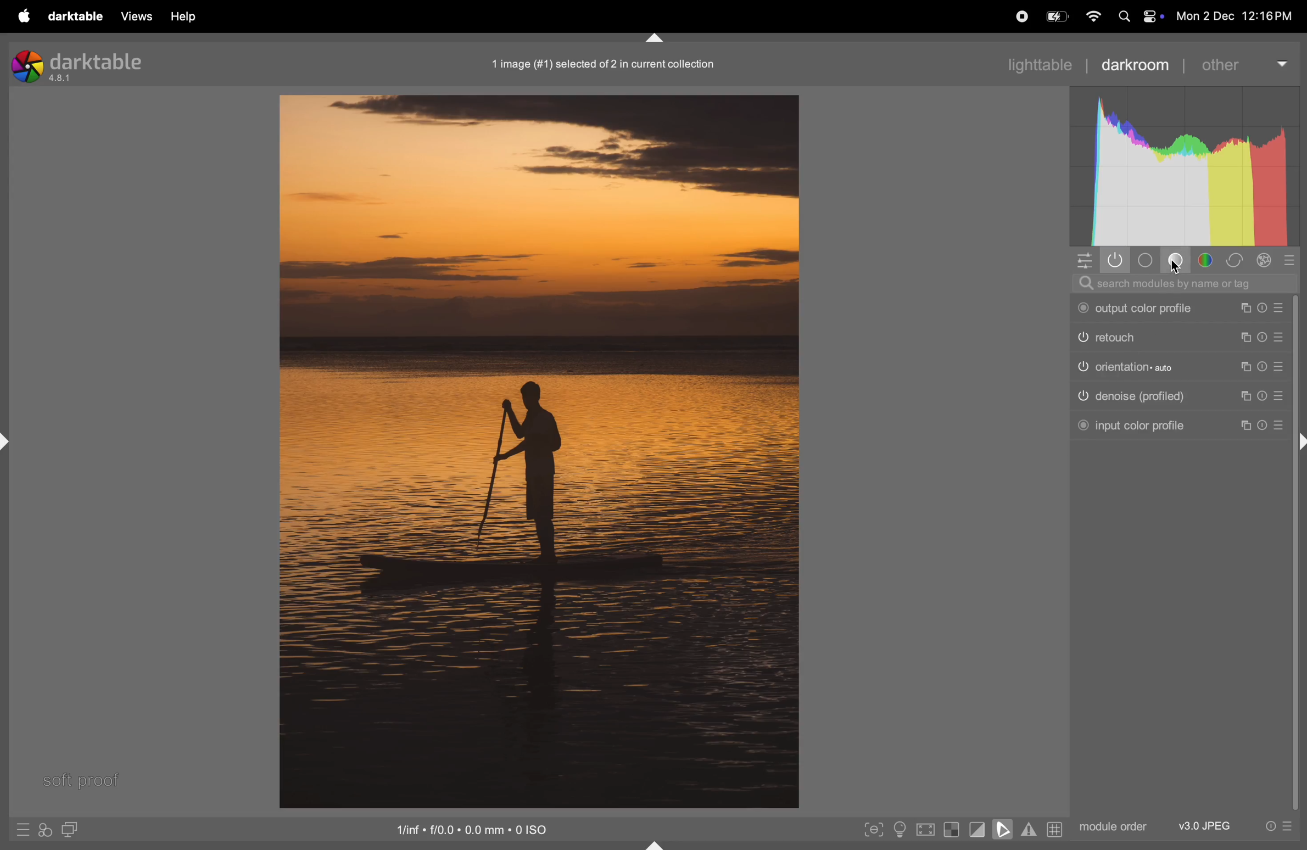 The width and height of the screenshot is (1307, 850). I want to click on 1 image in current position, so click(600, 63).